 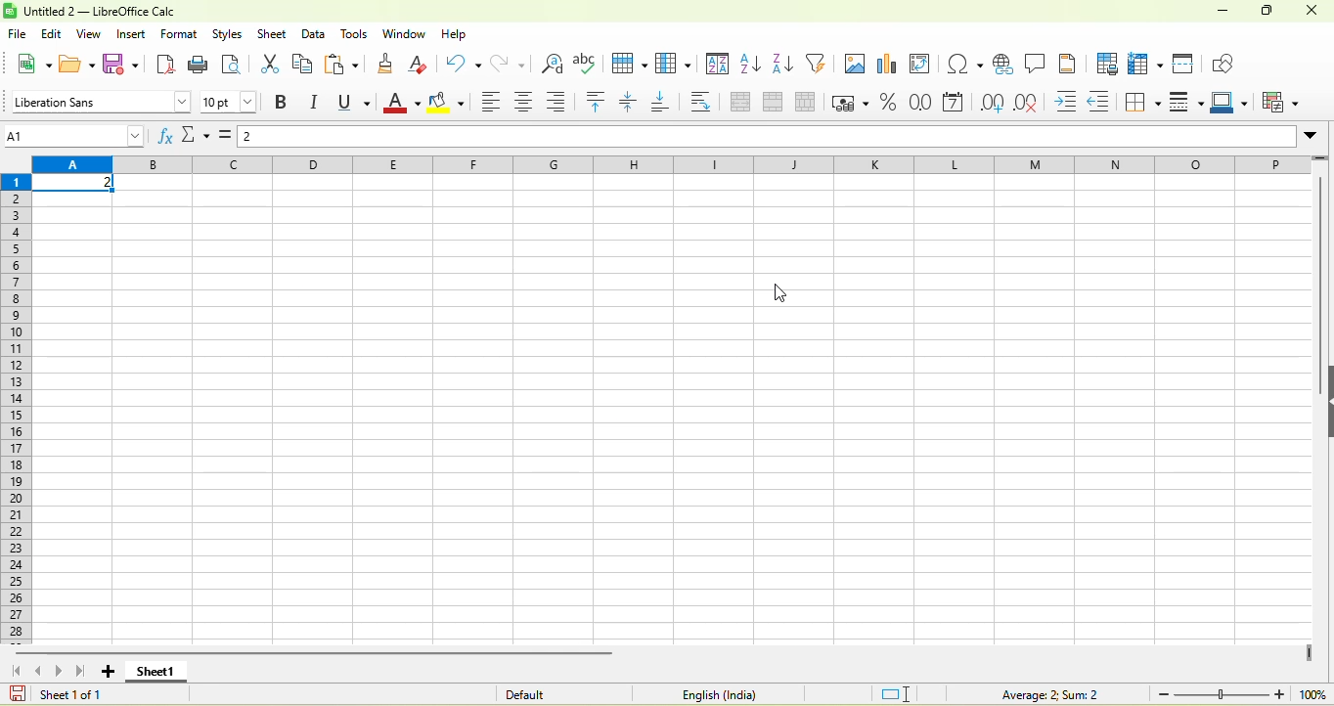 I want to click on align top, so click(x=599, y=103).